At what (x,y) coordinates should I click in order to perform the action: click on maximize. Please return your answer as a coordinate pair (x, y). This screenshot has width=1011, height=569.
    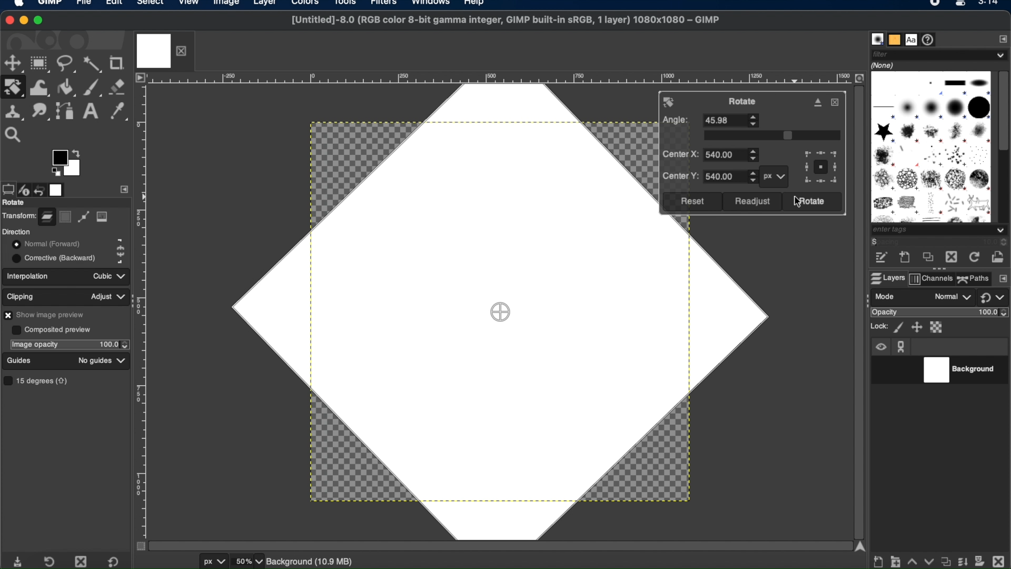
    Looking at the image, I should click on (41, 21).